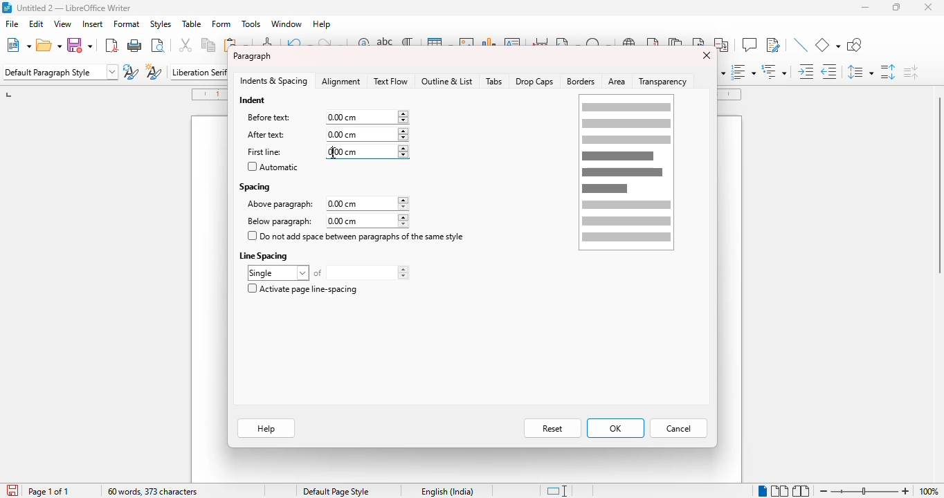  What do you see at coordinates (356, 236) in the screenshot?
I see `do not add space between paragraphs of the same style` at bounding box center [356, 236].